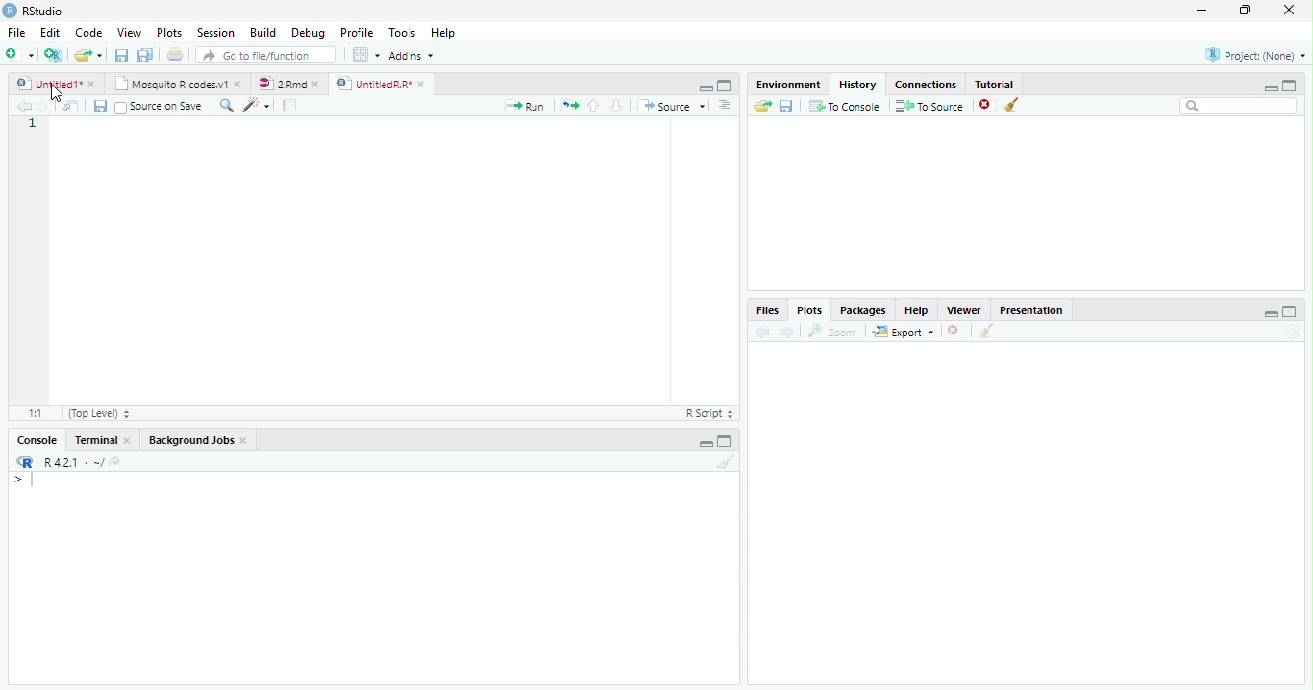 The height and width of the screenshot is (690, 1313). Describe the element at coordinates (169, 33) in the screenshot. I see `Plots` at that location.